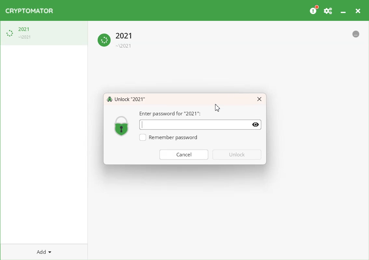 The image size is (369, 260). Describe the element at coordinates (171, 114) in the screenshot. I see `Enter Password for 2021` at that location.